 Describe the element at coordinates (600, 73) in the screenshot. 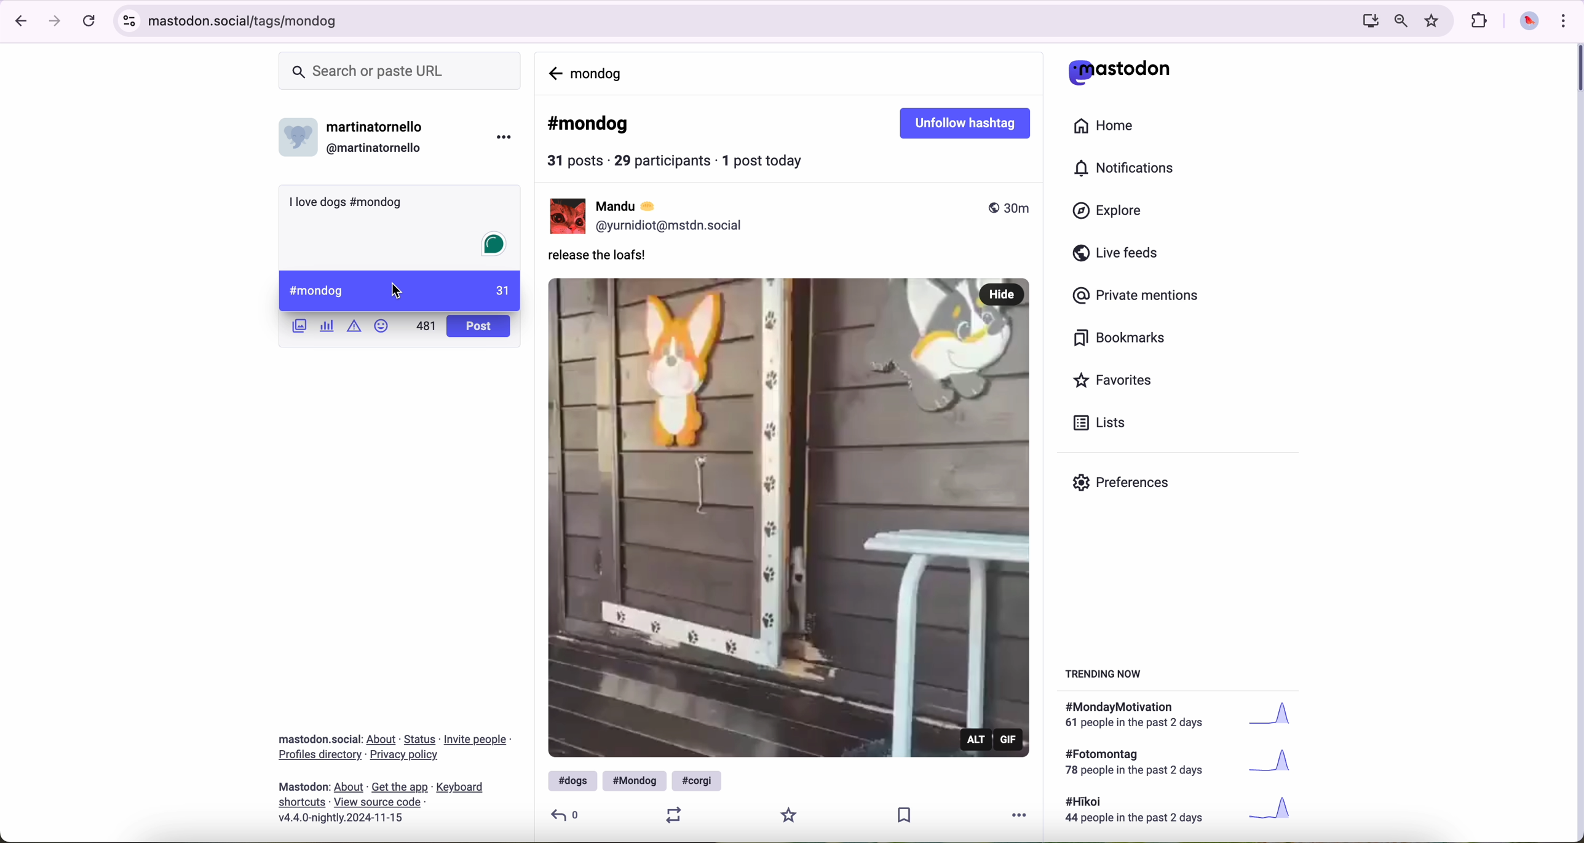

I see `mondog` at that location.